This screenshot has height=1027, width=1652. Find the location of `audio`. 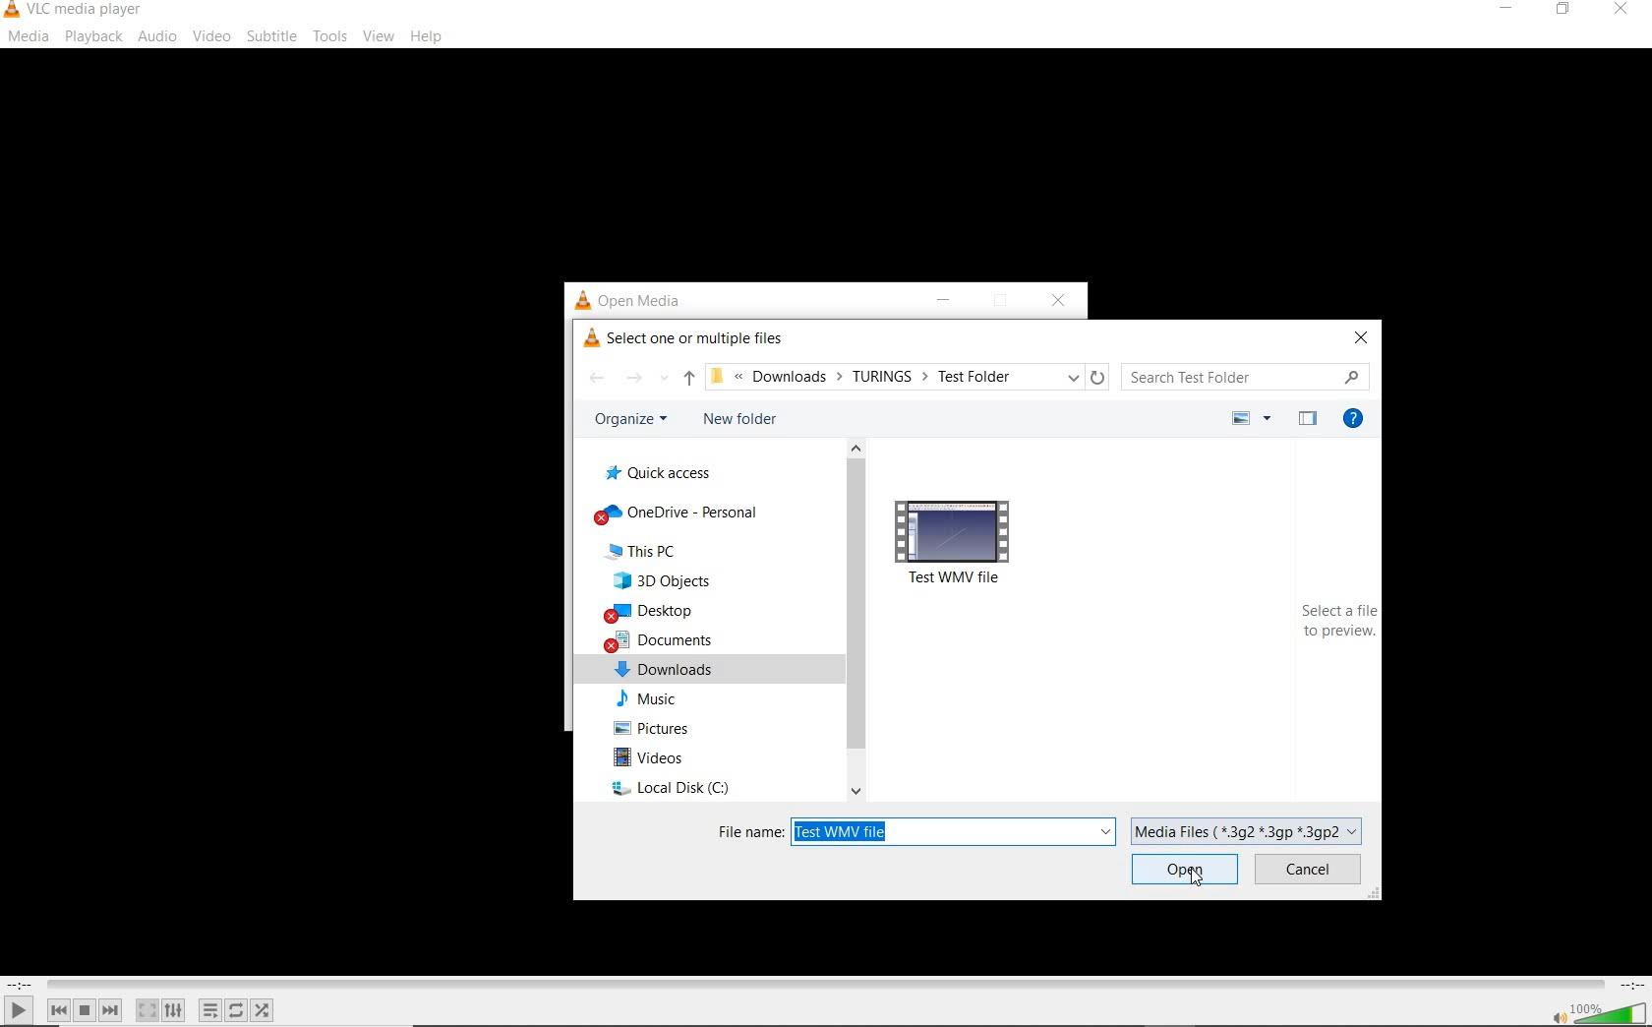

audio is located at coordinates (159, 36).